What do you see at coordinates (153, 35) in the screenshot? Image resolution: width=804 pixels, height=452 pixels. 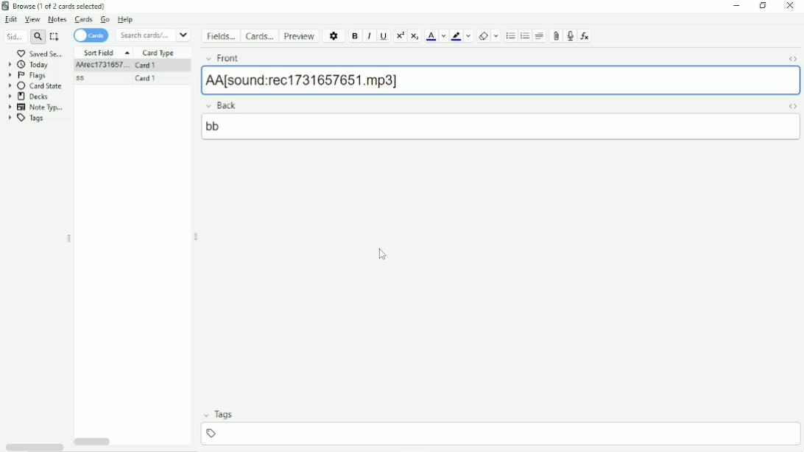 I see `Search cards/notes` at bounding box center [153, 35].